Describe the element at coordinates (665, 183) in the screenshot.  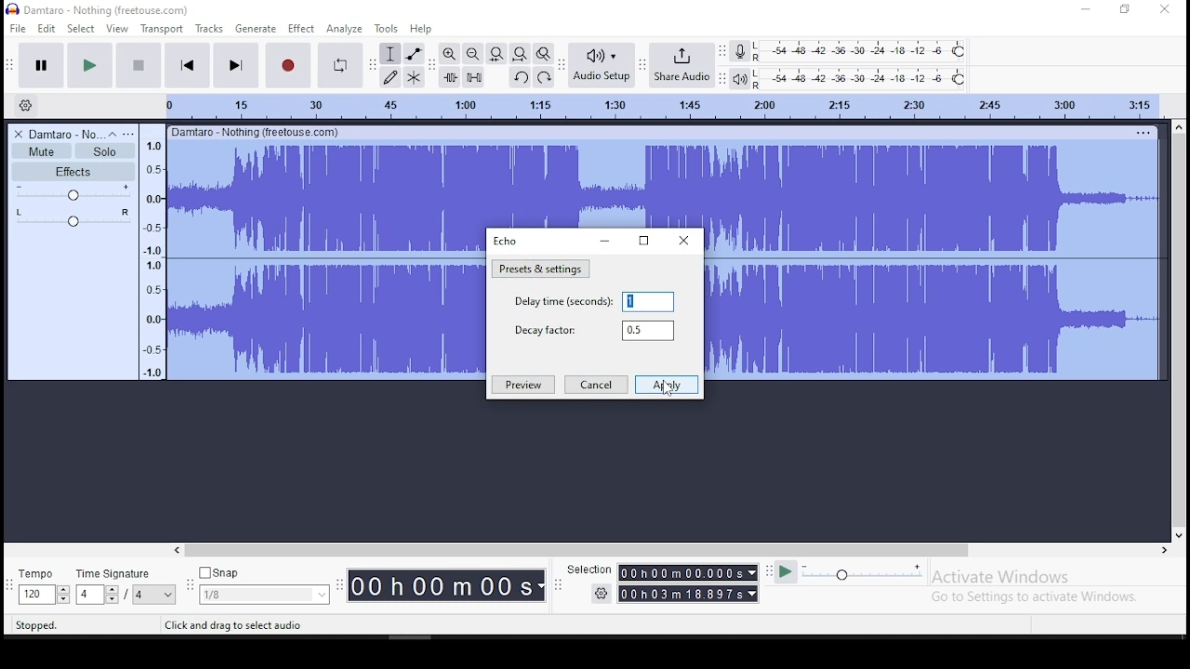
I see `audio track` at that location.